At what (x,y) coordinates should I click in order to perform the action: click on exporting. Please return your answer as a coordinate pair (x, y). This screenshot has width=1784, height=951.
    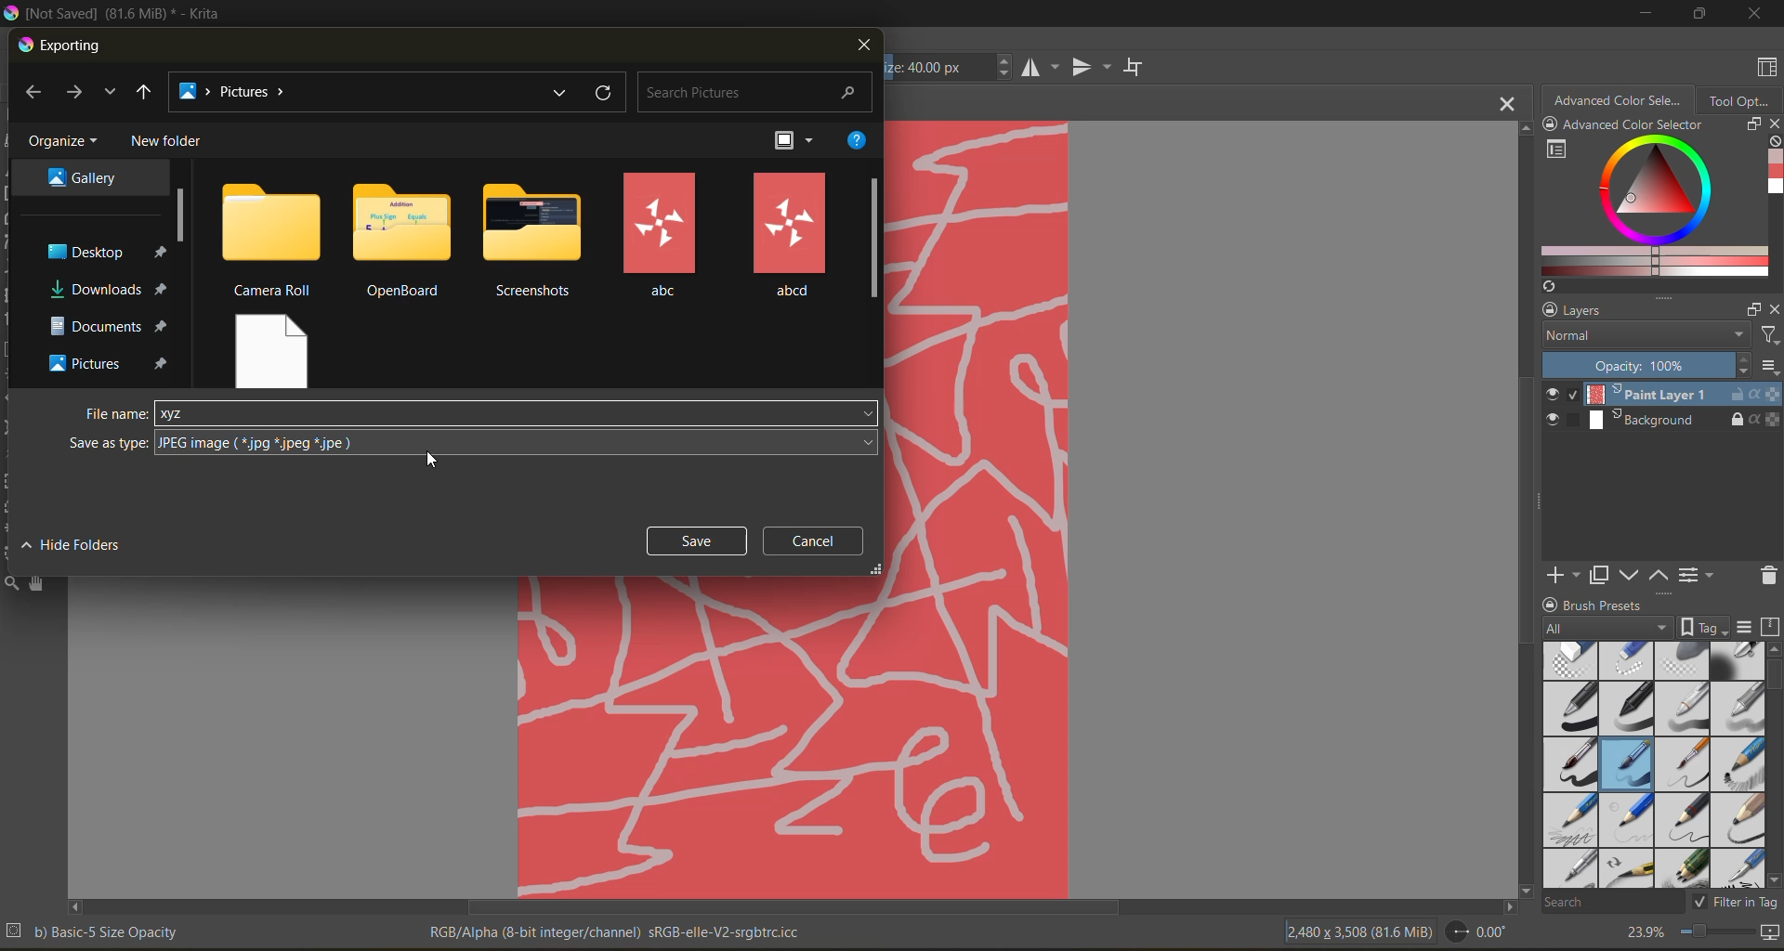
    Looking at the image, I should click on (62, 46).